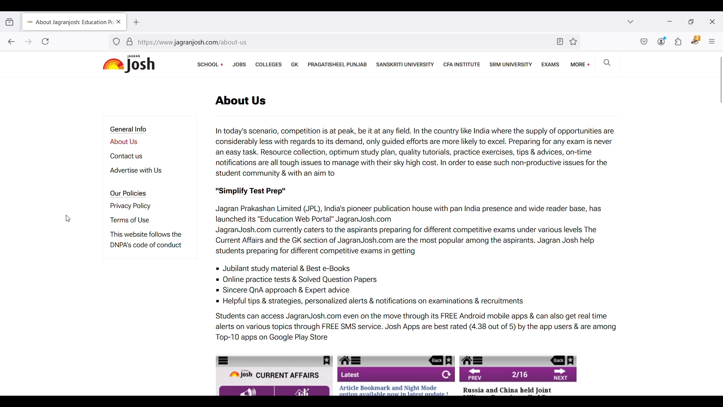  I want to click on Exams page, so click(551, 63).